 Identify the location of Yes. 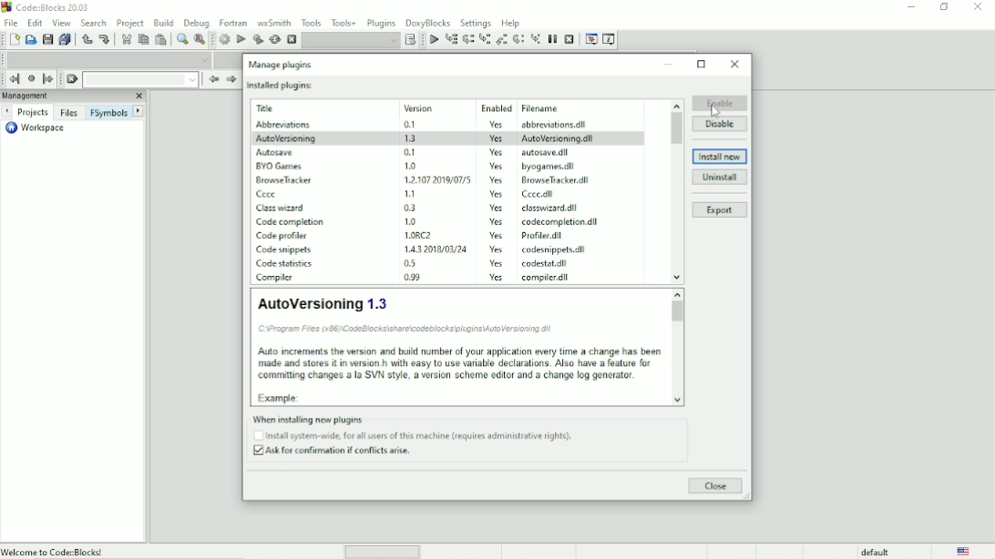
(498, 180).